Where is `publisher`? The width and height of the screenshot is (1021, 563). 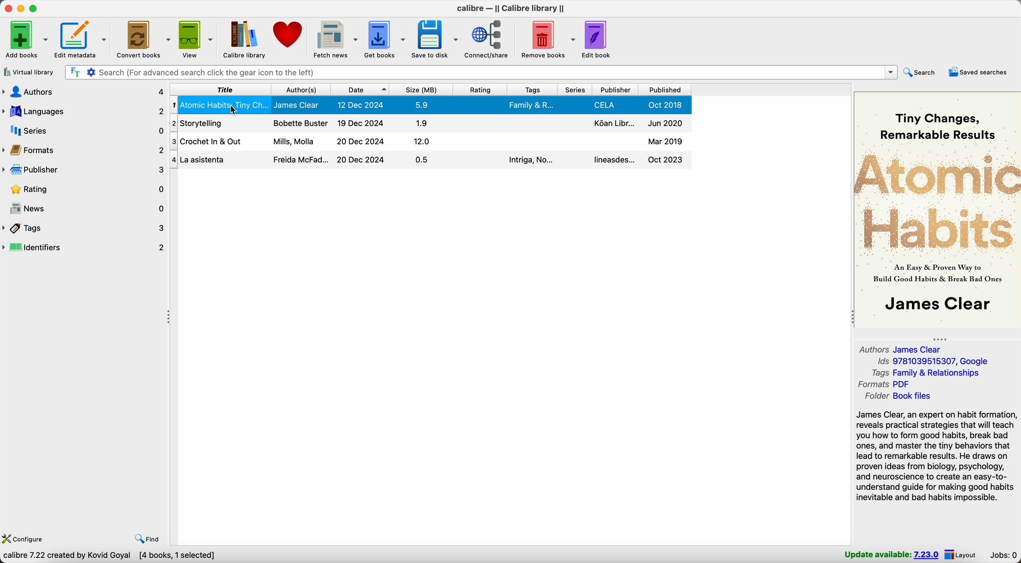 publisher is located at coordinates (617, 90).